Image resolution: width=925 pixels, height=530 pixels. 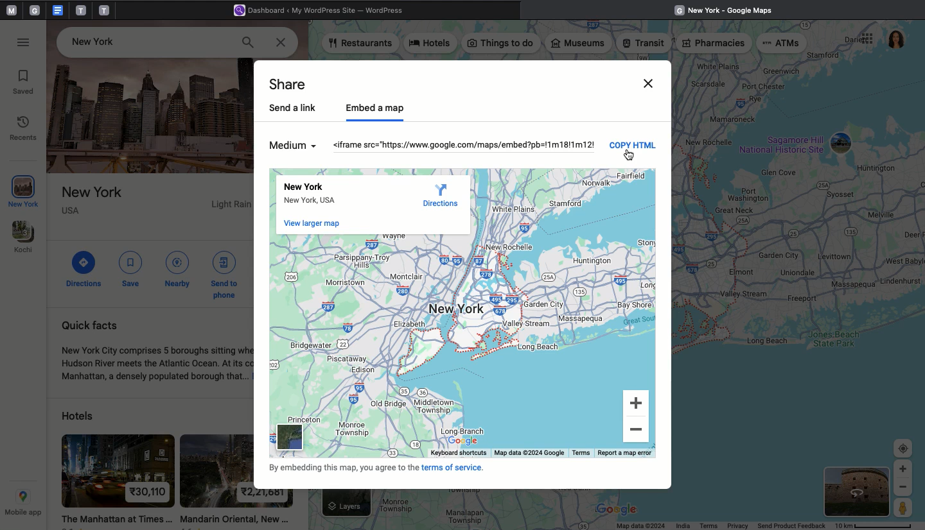 I want to click on Embed a map, so click(x=379, y=108).